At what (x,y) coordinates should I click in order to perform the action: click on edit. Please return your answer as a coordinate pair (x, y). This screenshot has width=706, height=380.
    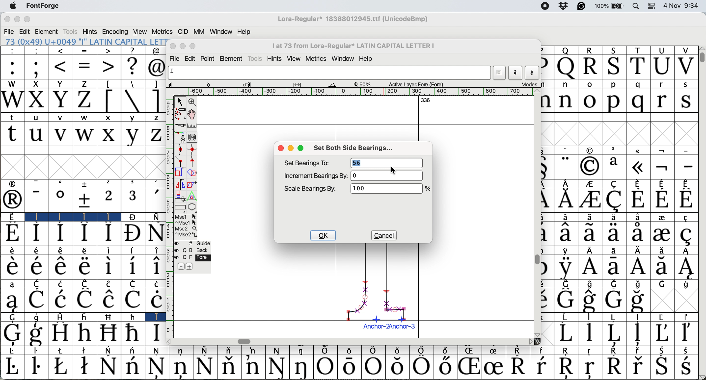
    Looking at the image, I should click on (191, 58).